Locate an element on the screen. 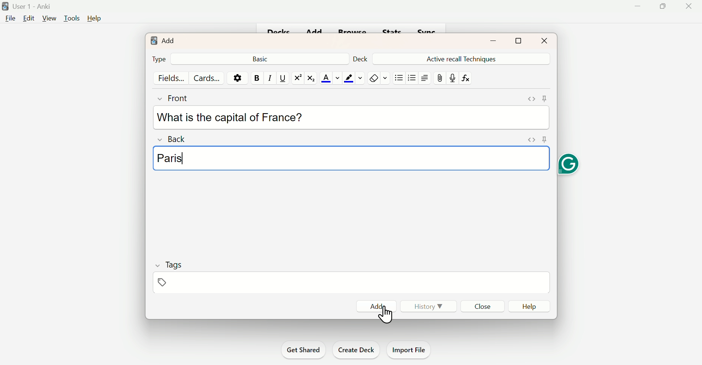  Type is located at coordinates (160, 59).